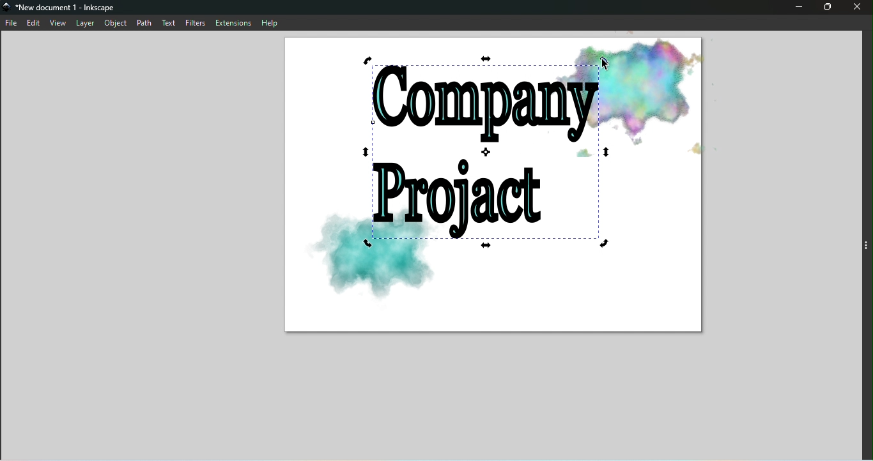 The image size is (873, 461). I want to click on Maximize, so click(827, 7).